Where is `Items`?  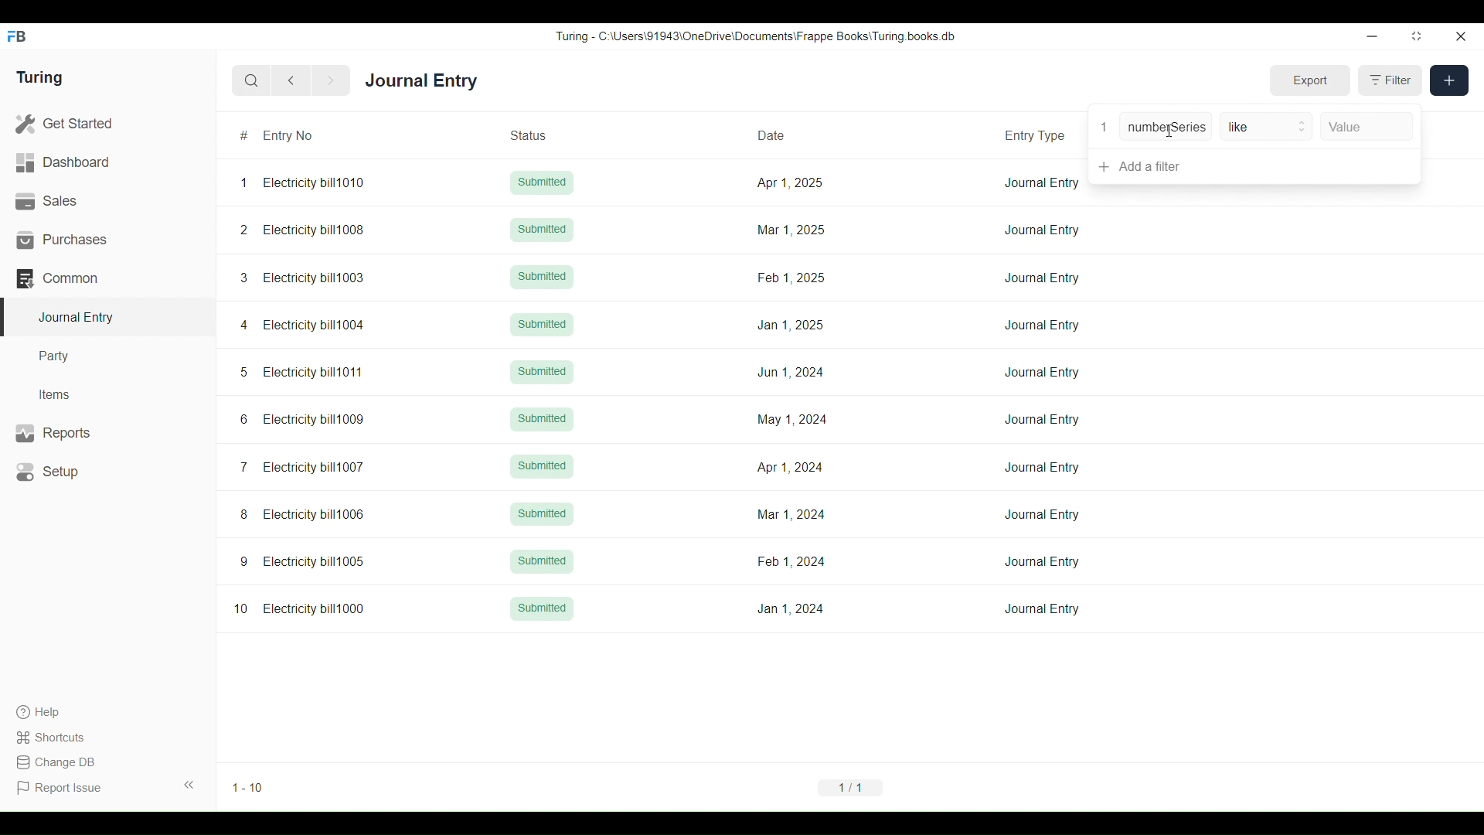 Items is located at coordinates (108, 395).